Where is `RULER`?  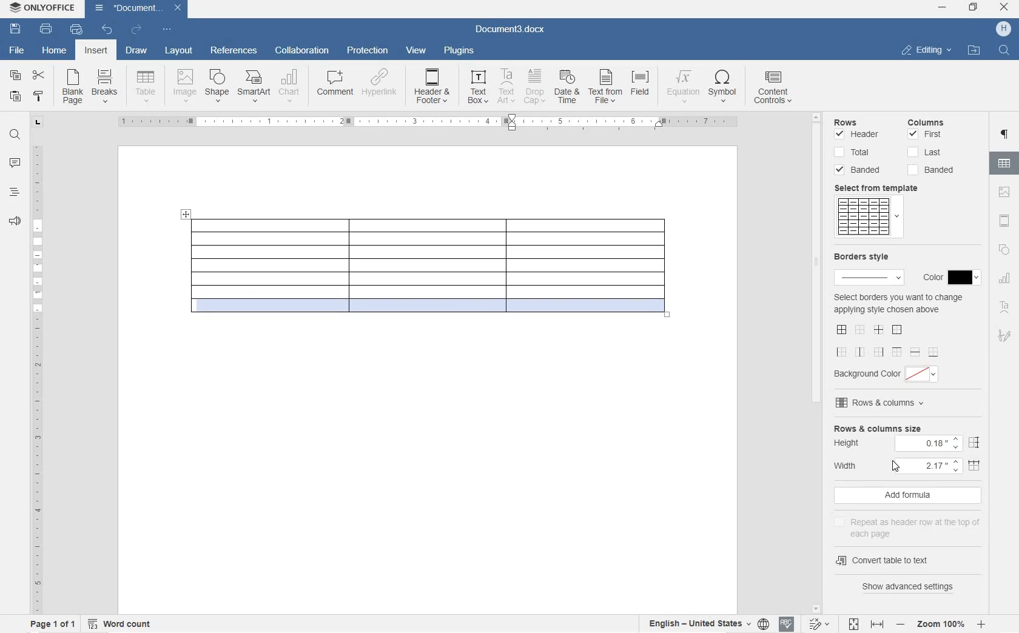 RULER is located at coordinates (36, 378).